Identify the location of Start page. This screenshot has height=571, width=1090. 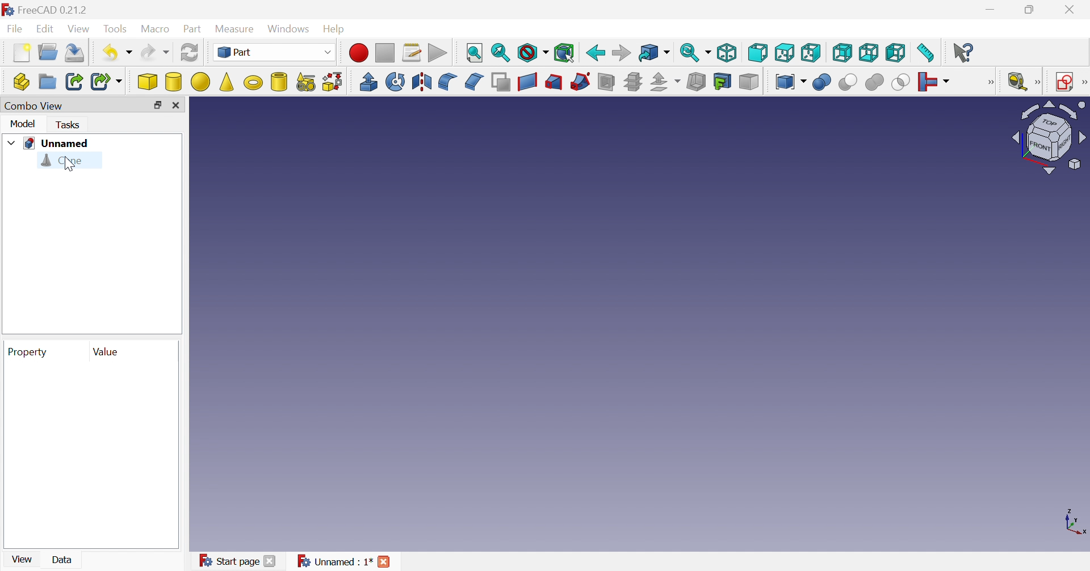
(229, 562).